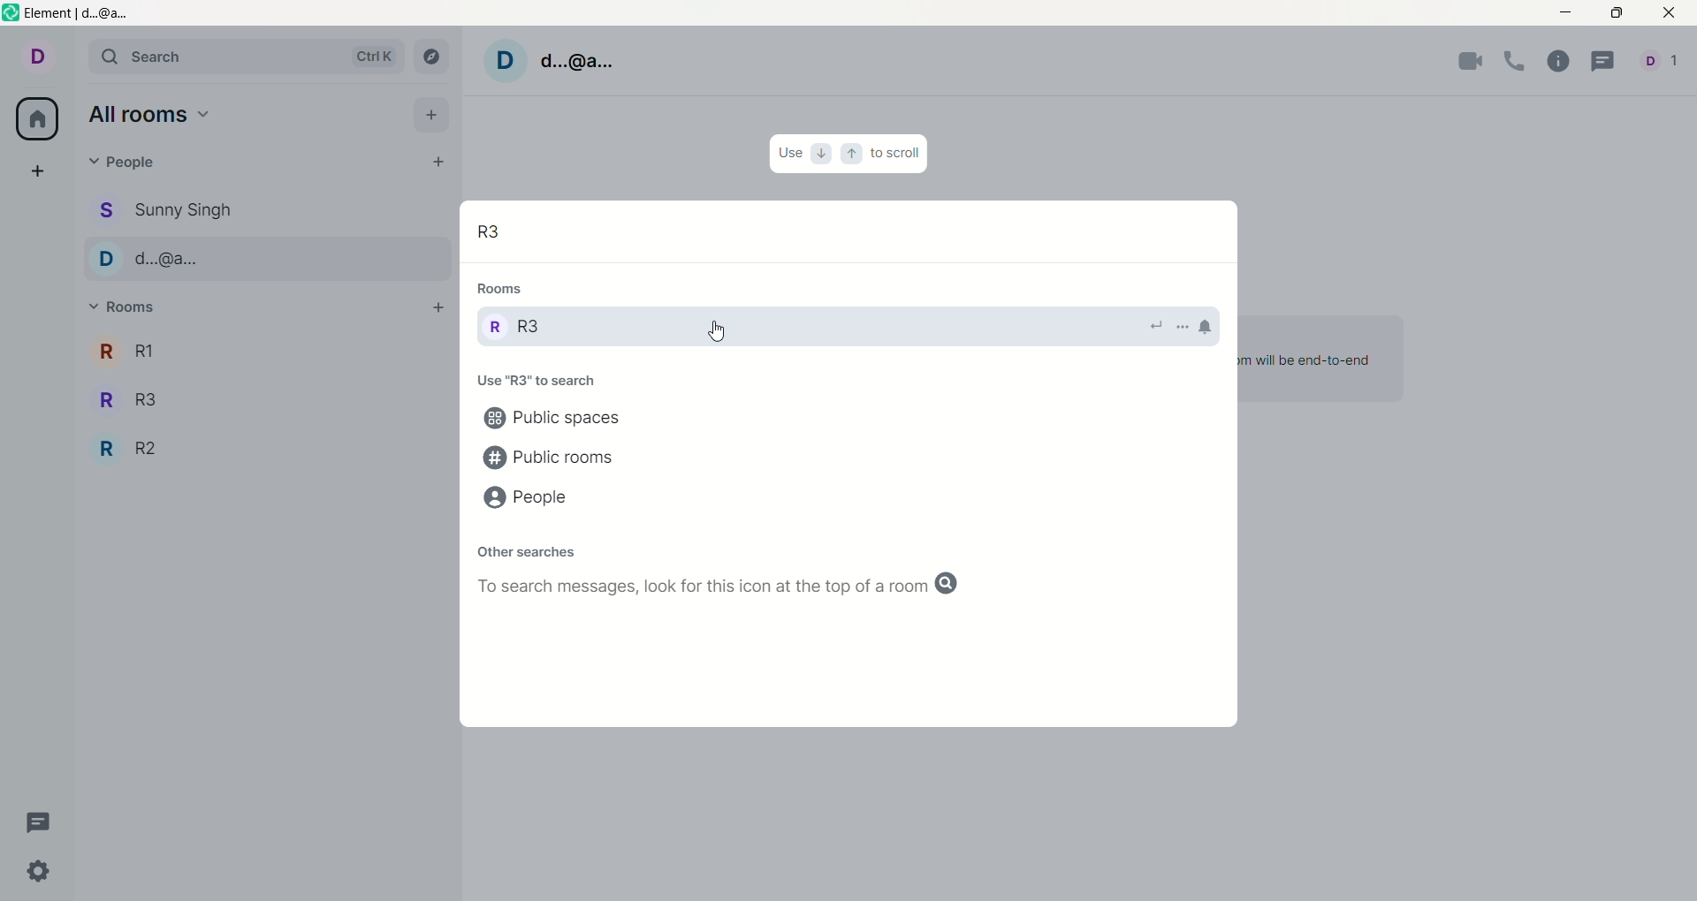 Image resolution: width=1697 pixels, height=901 pixels. Describe the element at coordinates (42, 172) in the screenshot. I see `add` at that location.